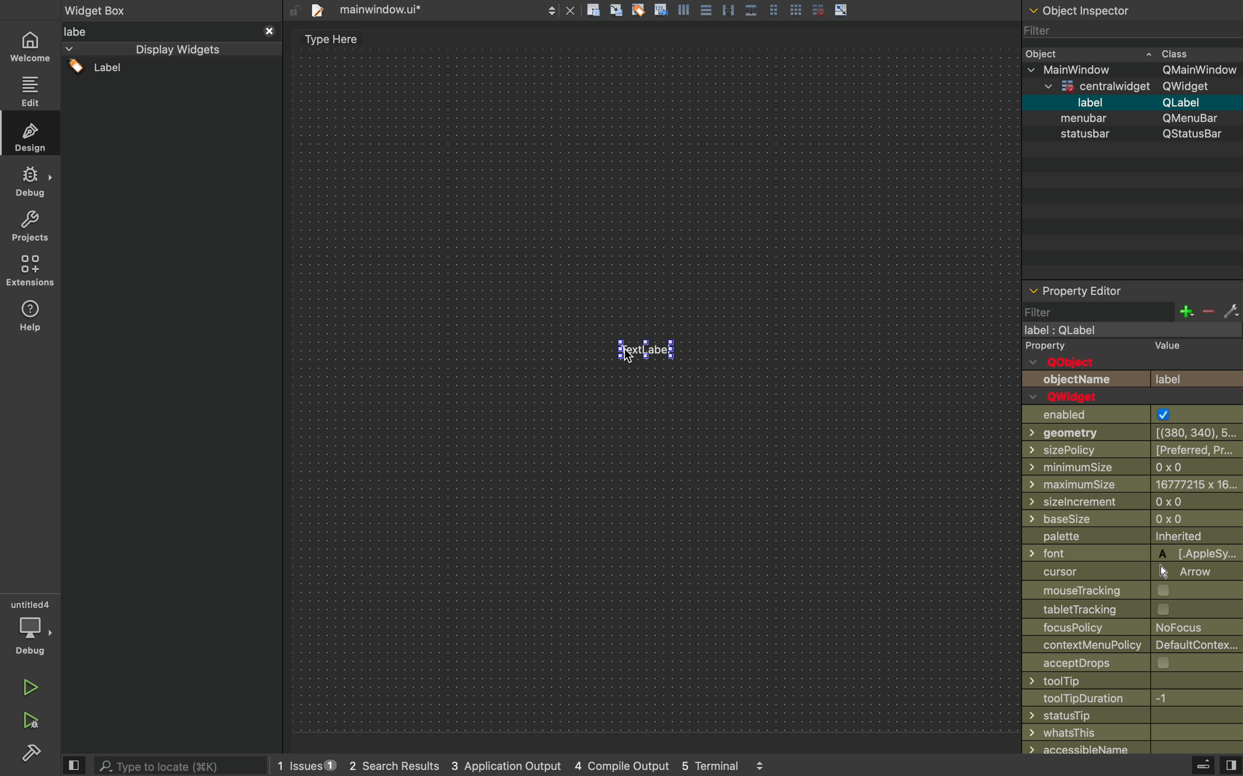 The image size is (1243, 776). What do you see at coordinates (172, 74) in the screenshot?
I see `mouse down ` at bounding box center [172, 74].